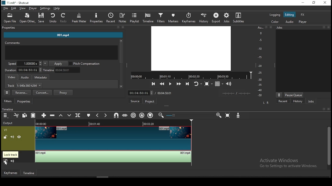 The image size is (332, 186). What do you see at coordinates (174, 18) in the screenshot?
I see `markers` at bounding box center [174, 18].